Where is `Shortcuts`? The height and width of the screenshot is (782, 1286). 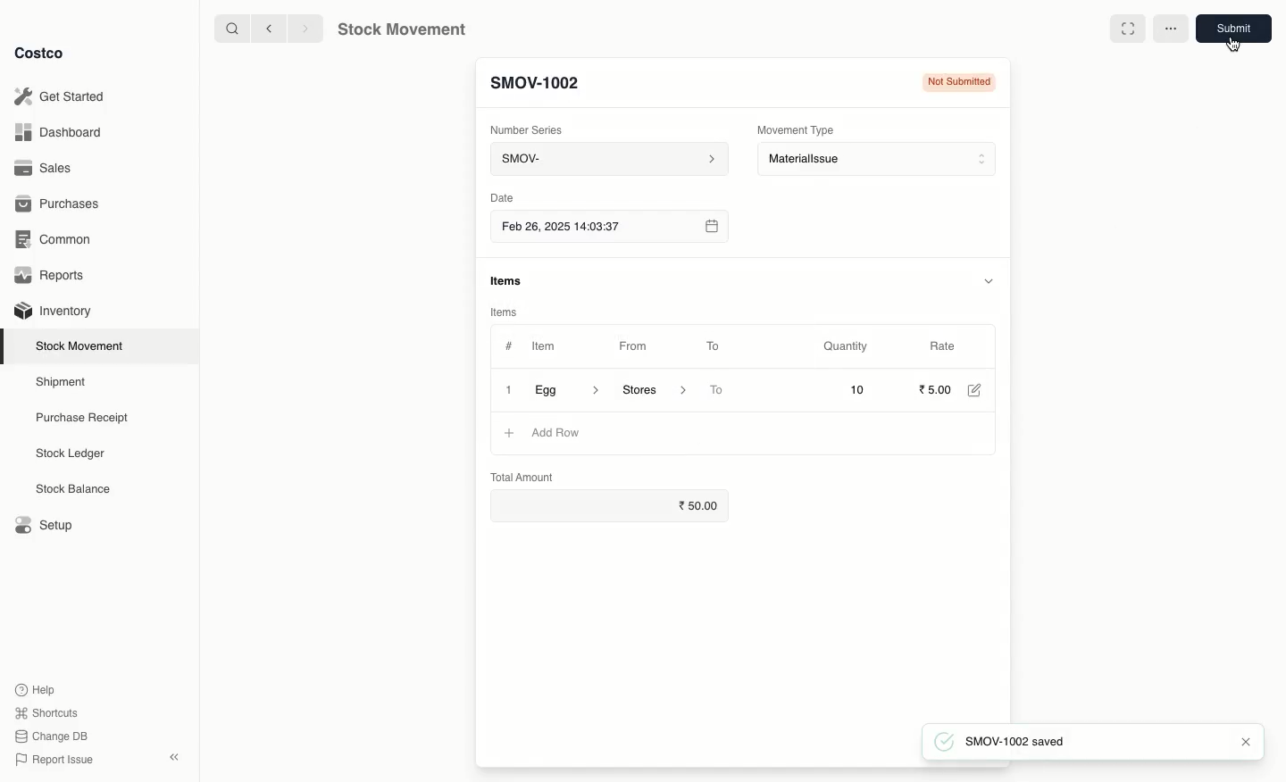 Shortcuts is located at coordinates (46, 711).